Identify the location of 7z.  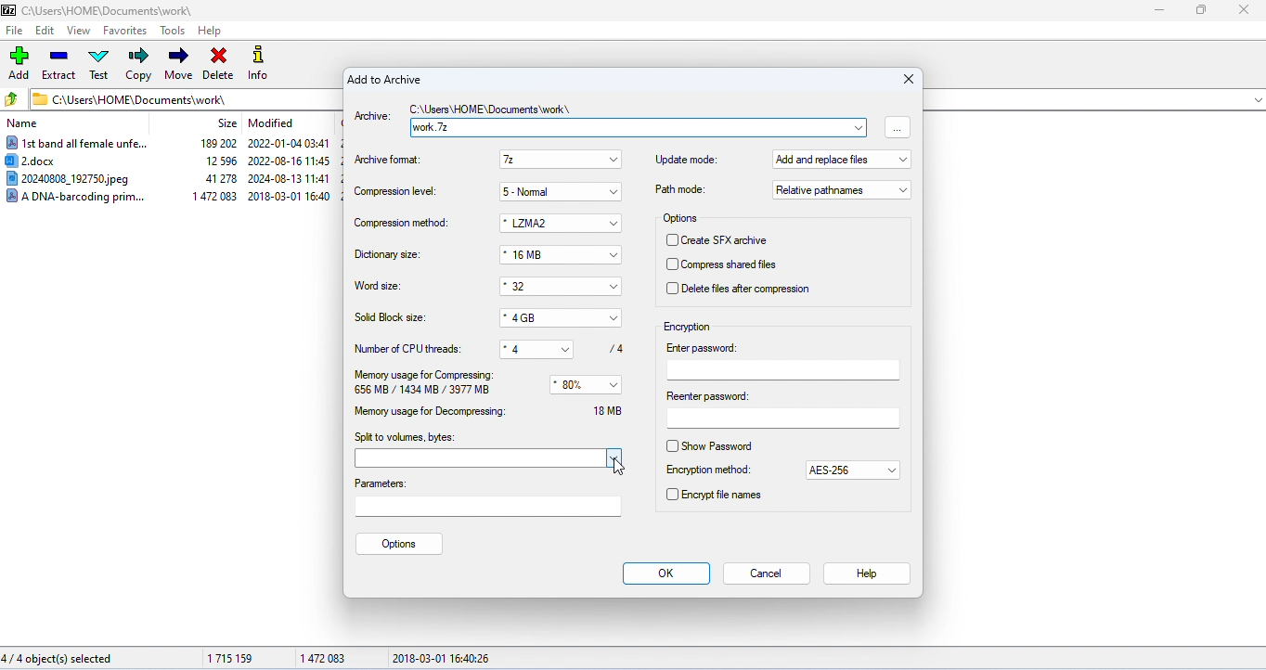
(549, 160).